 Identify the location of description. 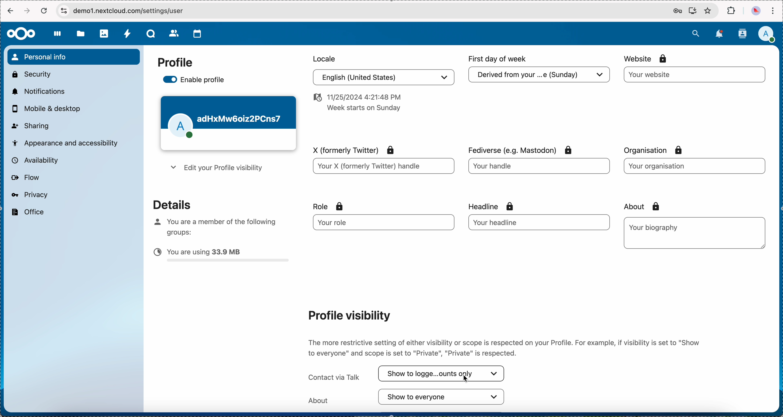
(505, 346).